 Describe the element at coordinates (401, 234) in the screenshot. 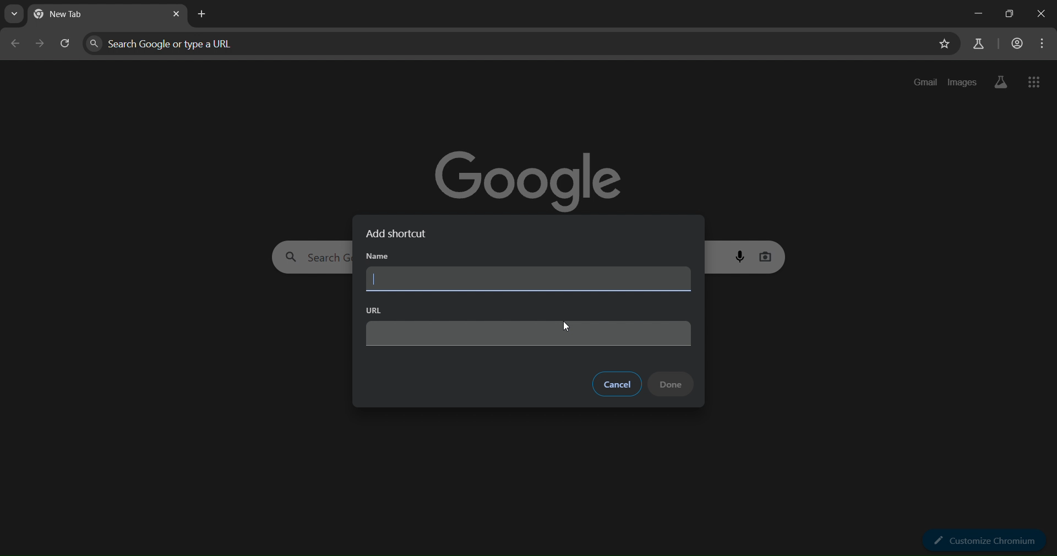

I see `add shortcut` at that location.